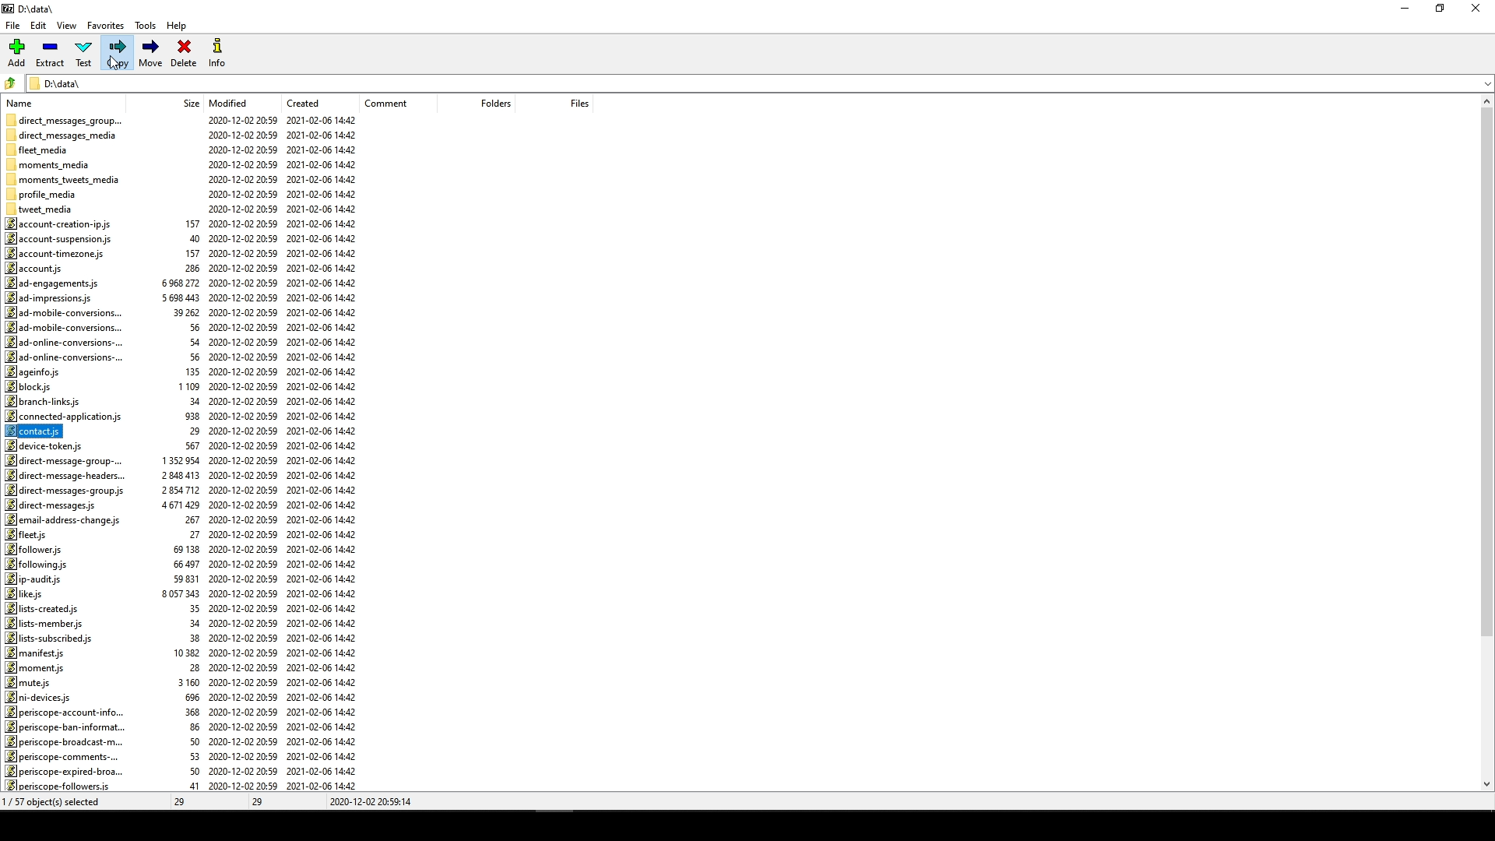 Image resolution: width=1495 pixels, height=841 pixels. I want to click on Extract, so click(52, 54).